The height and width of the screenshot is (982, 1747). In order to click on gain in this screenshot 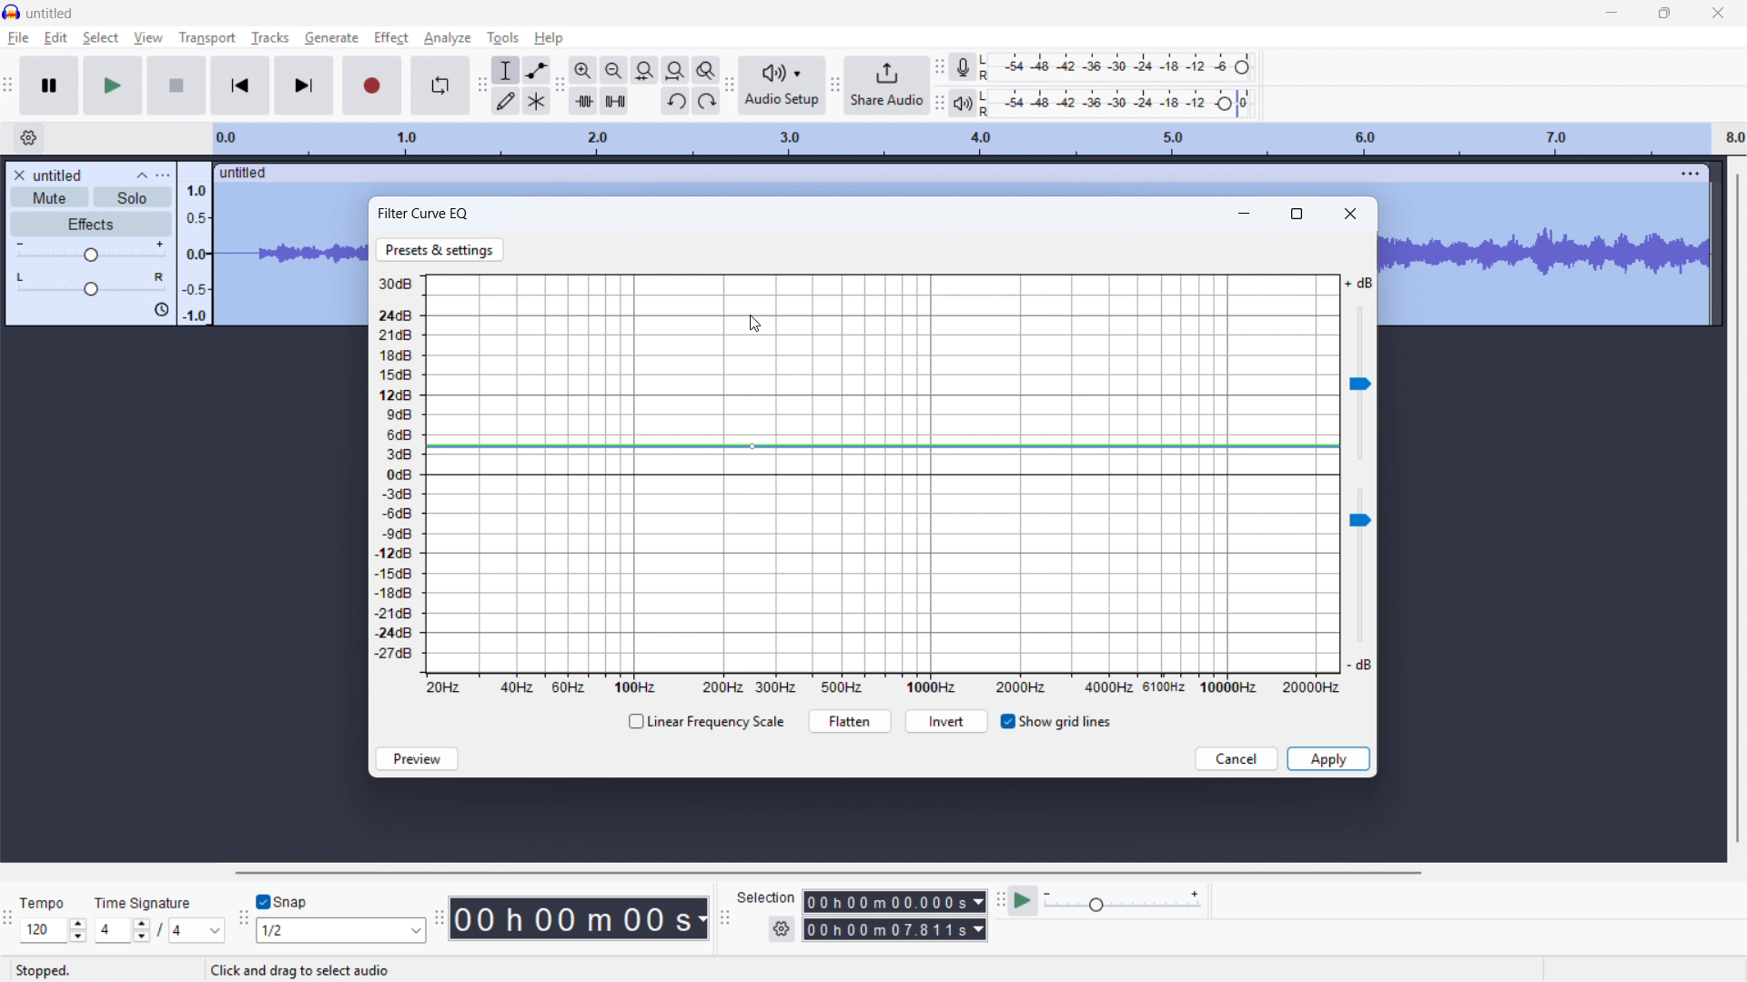, I will do `click(91, 252)`.